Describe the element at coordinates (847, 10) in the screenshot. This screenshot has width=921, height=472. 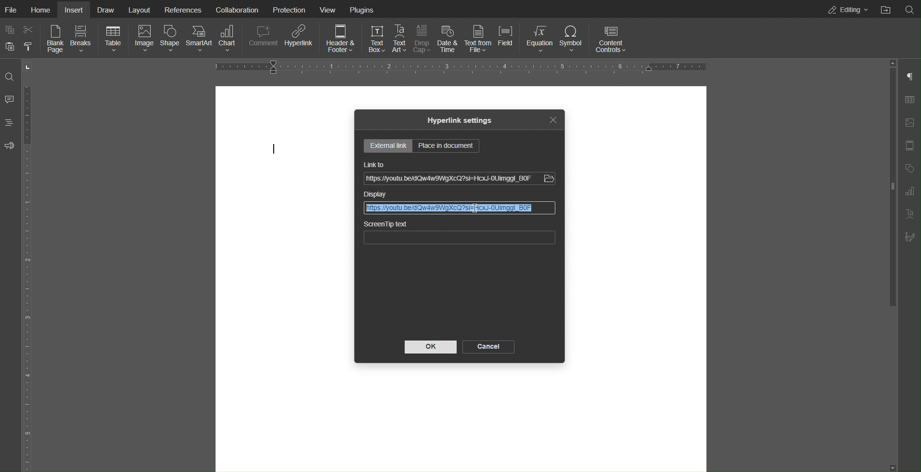
I see `Editing` at that location.